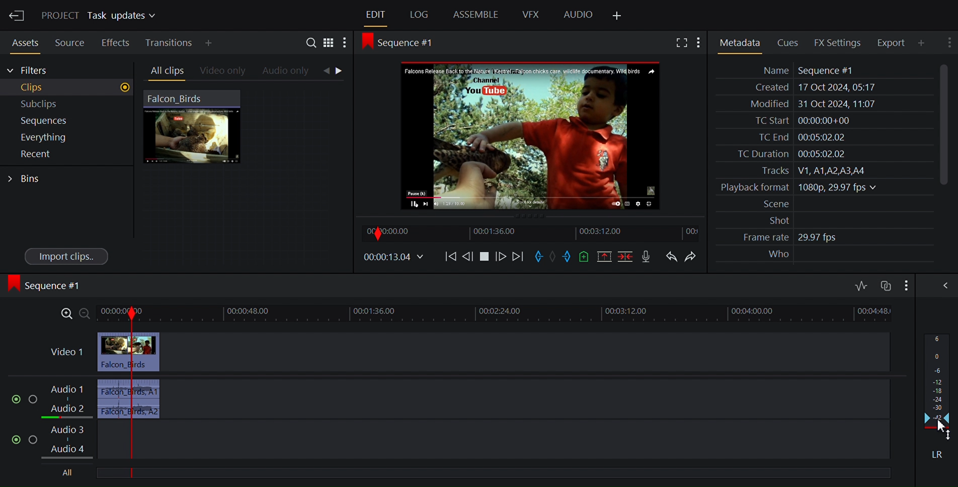 The height and width of the screenshot is (487, 958). Describe the element at coordinates (531, 232) in the screenshot. I see `Timeline` at that location.